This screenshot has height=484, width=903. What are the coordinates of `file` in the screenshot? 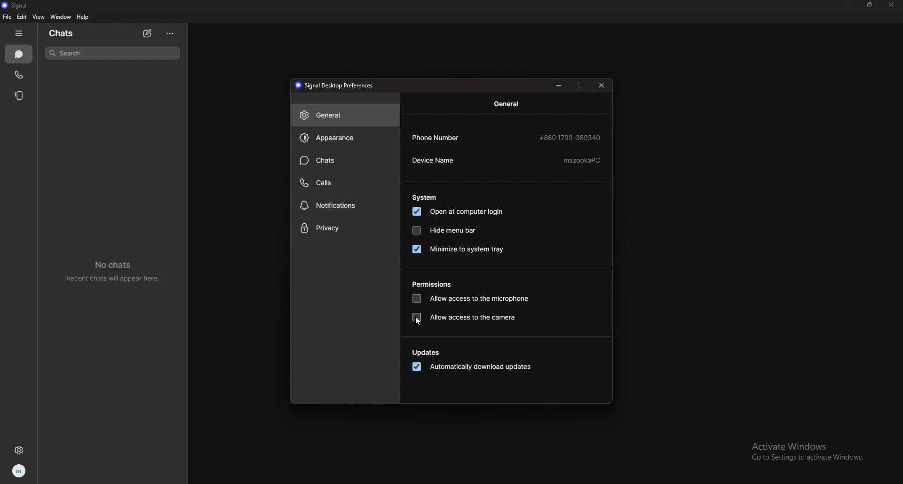 It's located at (7, 17).